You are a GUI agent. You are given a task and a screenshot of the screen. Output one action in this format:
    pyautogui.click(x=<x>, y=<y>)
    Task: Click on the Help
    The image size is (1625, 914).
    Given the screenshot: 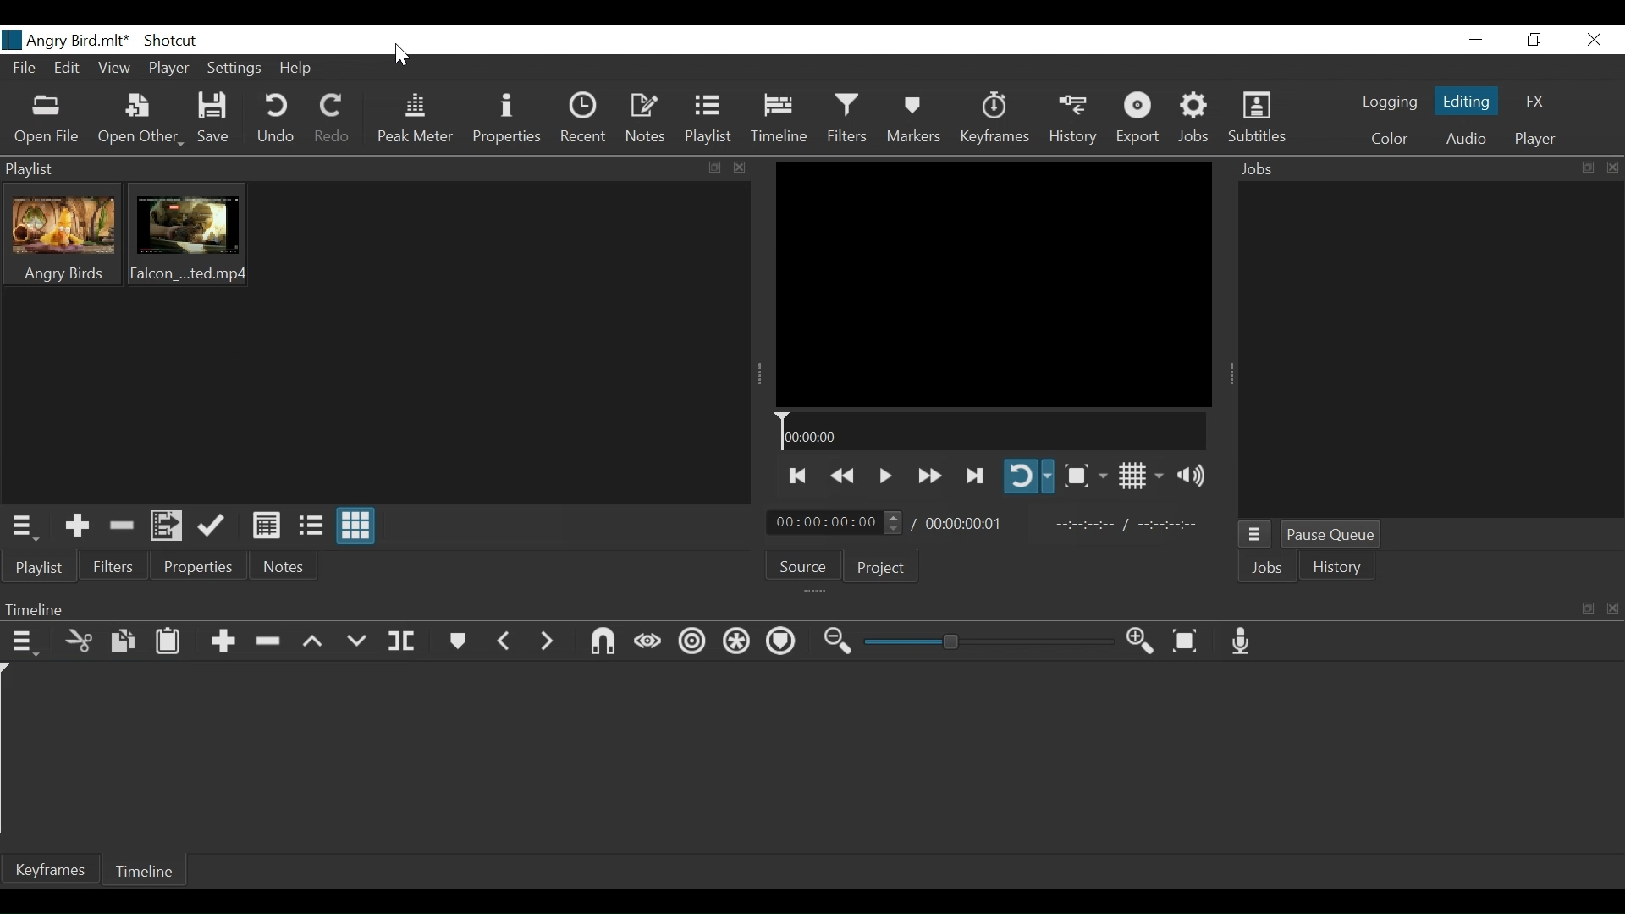 What is the action you would take?
    pyautogui.click(x=297, y=69)
    